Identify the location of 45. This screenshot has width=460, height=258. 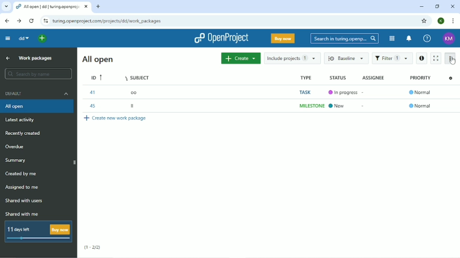
(93, 105).